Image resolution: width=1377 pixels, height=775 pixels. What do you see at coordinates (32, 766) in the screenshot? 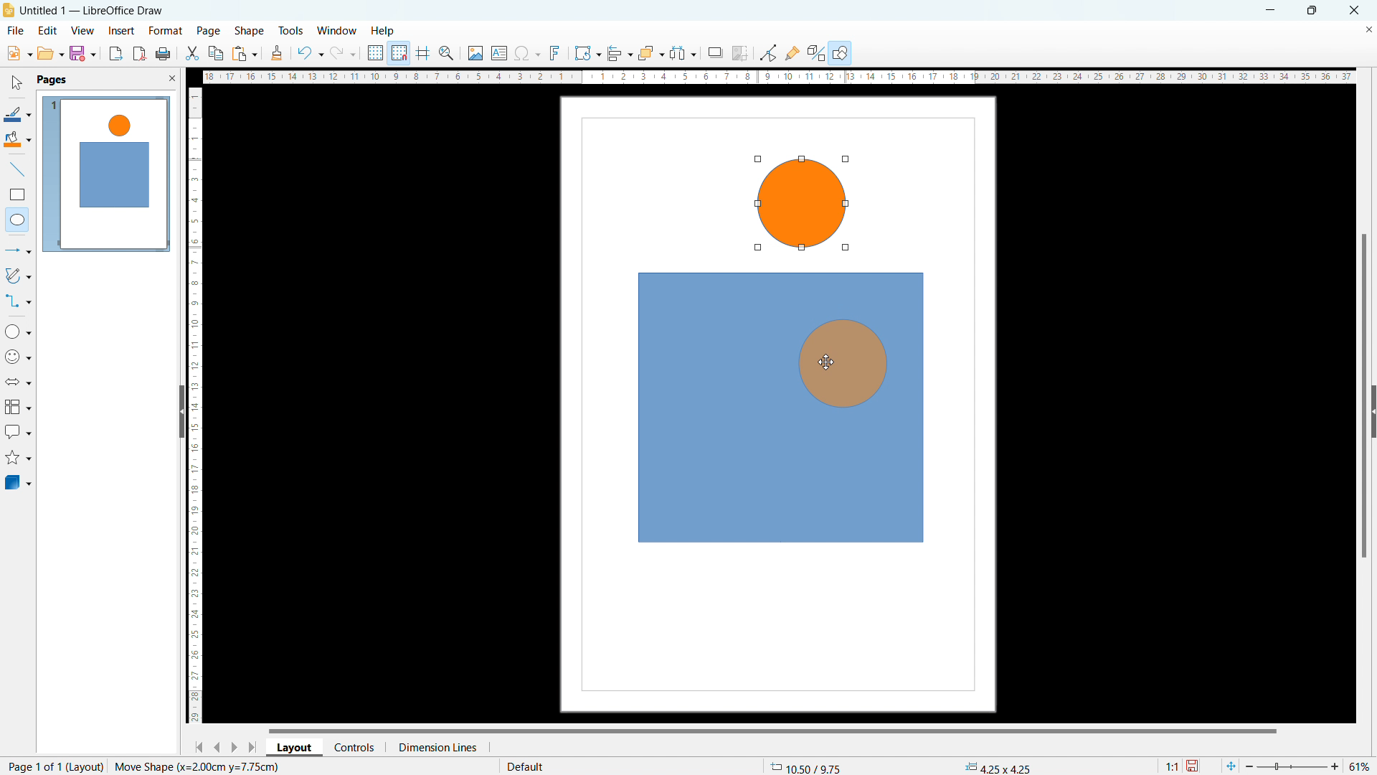
I see `current page` at bounding box center [32, 766].